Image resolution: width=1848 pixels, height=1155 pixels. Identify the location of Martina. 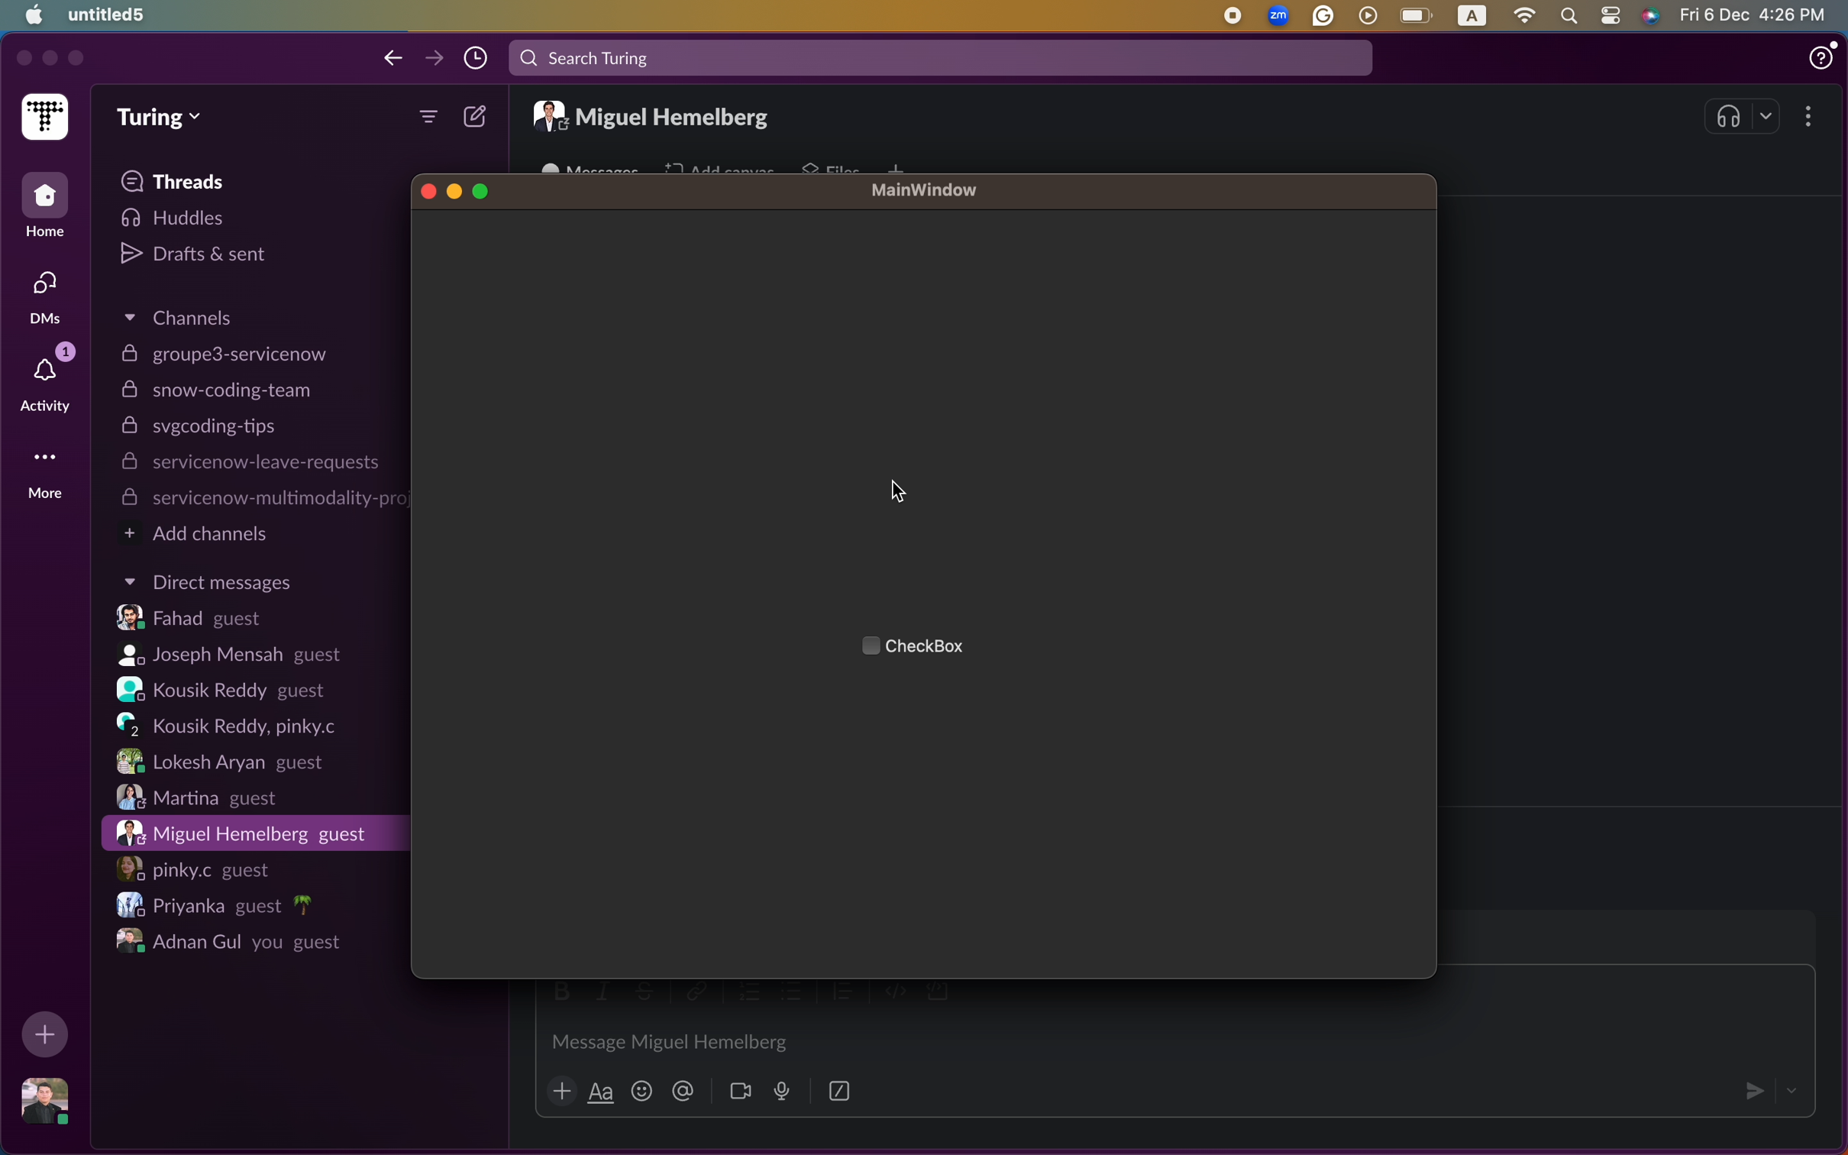
(202, 797).